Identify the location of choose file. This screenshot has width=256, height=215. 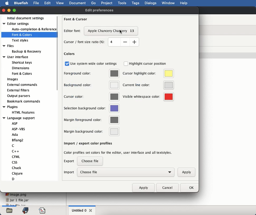
(91, 161).